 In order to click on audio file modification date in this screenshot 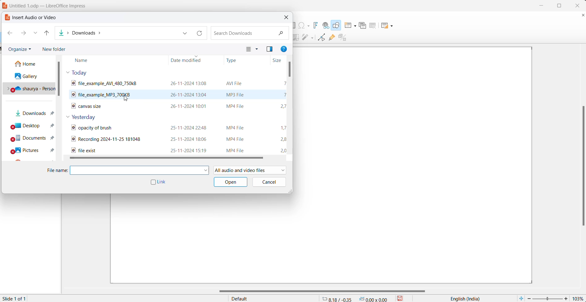, I will do `click(189, 94)`.